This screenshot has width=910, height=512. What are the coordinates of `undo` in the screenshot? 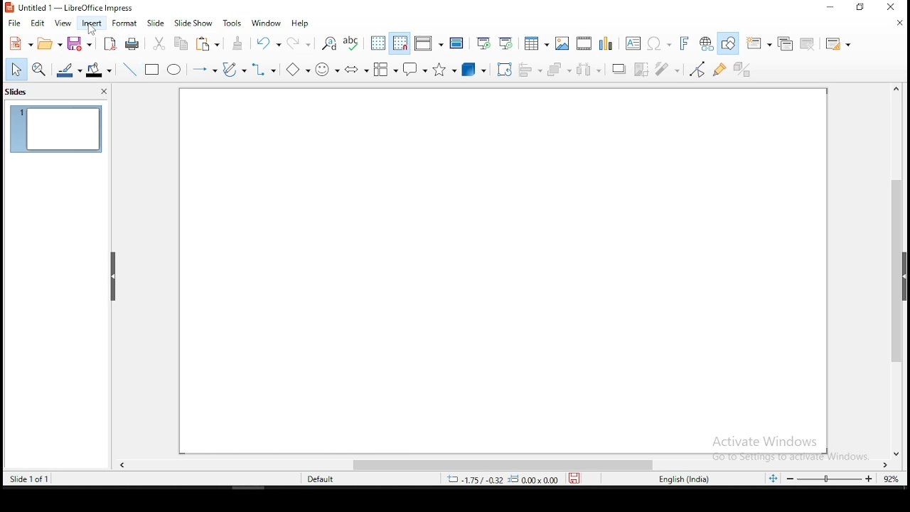 It's located at (269, 43).